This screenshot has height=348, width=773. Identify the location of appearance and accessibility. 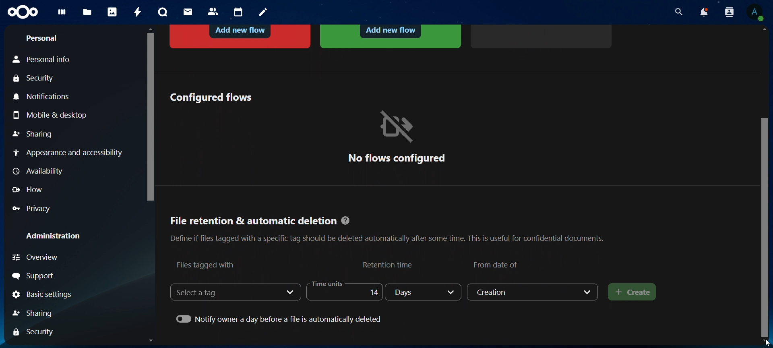
(67, 152).